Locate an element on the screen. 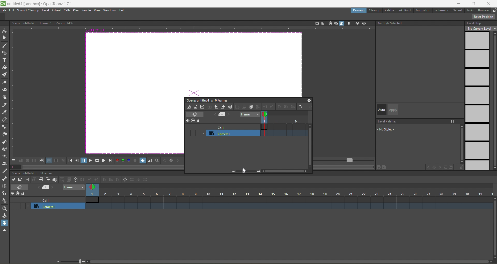 This screenshot has width=497, height=264. fill tool is located at coordinates (4, 67).